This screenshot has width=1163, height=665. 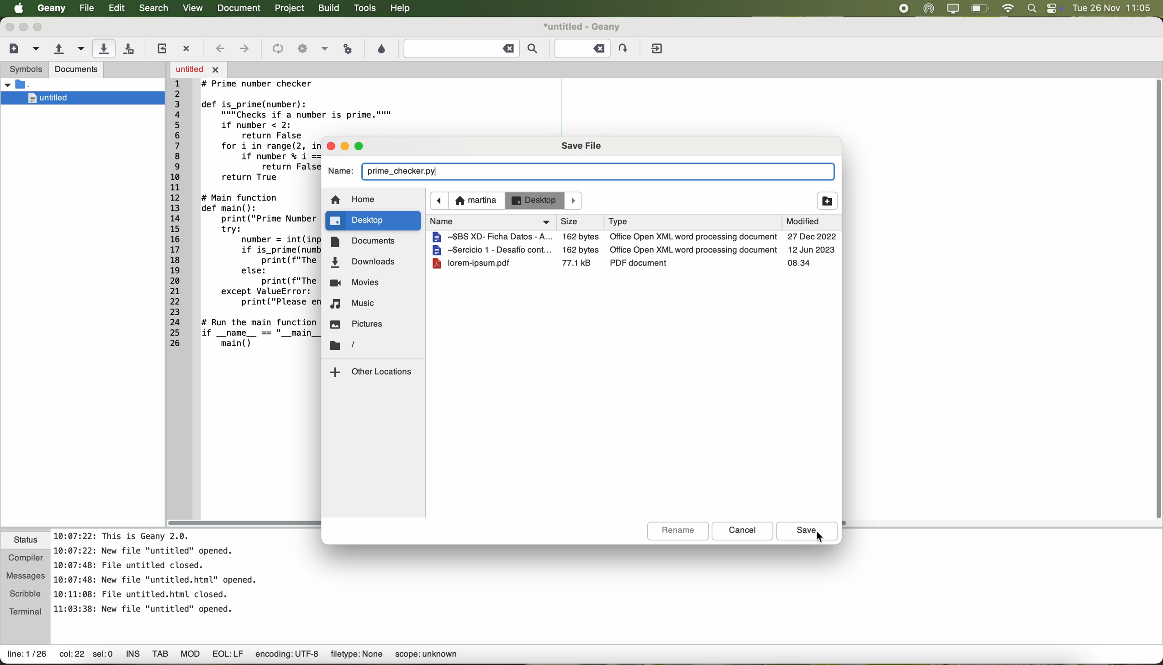 What do you see at coordinates (776, 222) in the screenshot?
I see `type` at bounding box center [776, 222].